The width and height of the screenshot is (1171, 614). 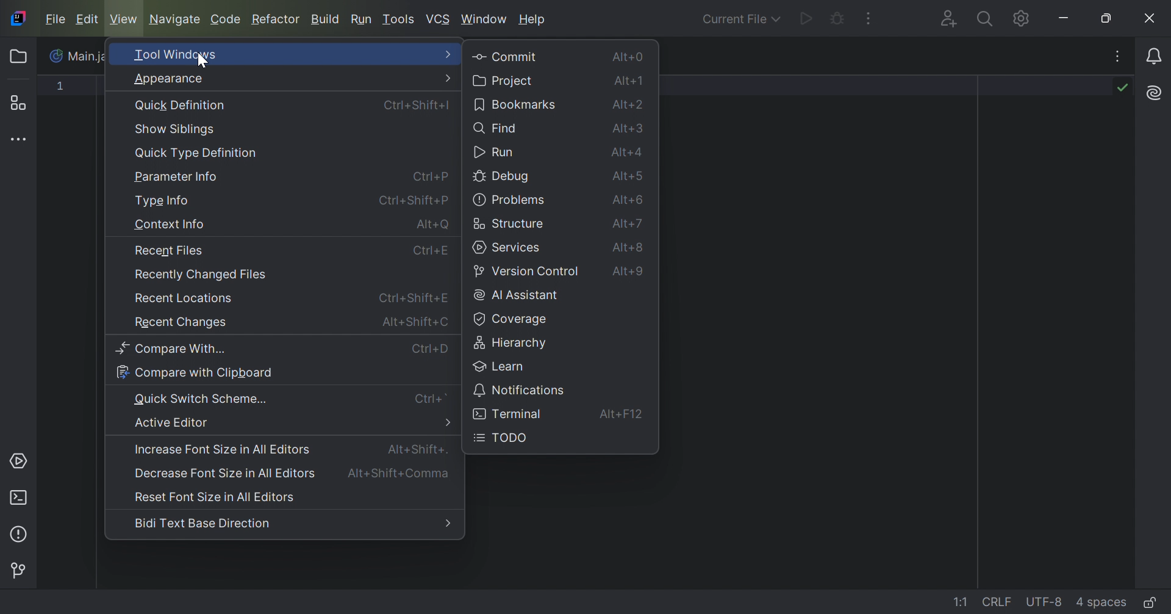 What do you see at coordinates (416, 106) in the screenshot?
I see `Ctrl+Shift+I` at bounding box center [416, 106].